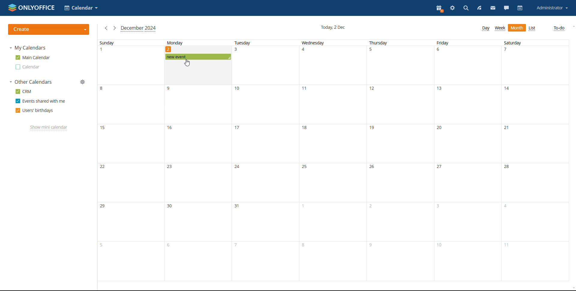  Describe the element at coordinates (507, 8) in the screenshot. I see `chat` at that location.